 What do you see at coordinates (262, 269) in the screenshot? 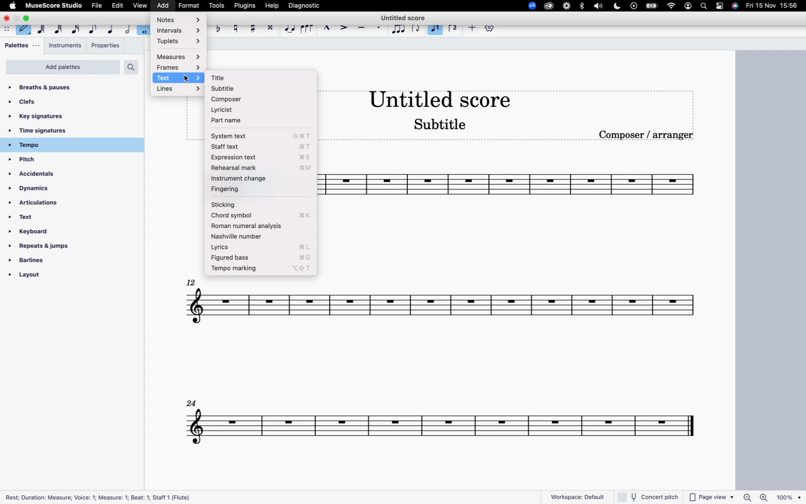
I see `tempo marking` at bounding box center [262, 269].